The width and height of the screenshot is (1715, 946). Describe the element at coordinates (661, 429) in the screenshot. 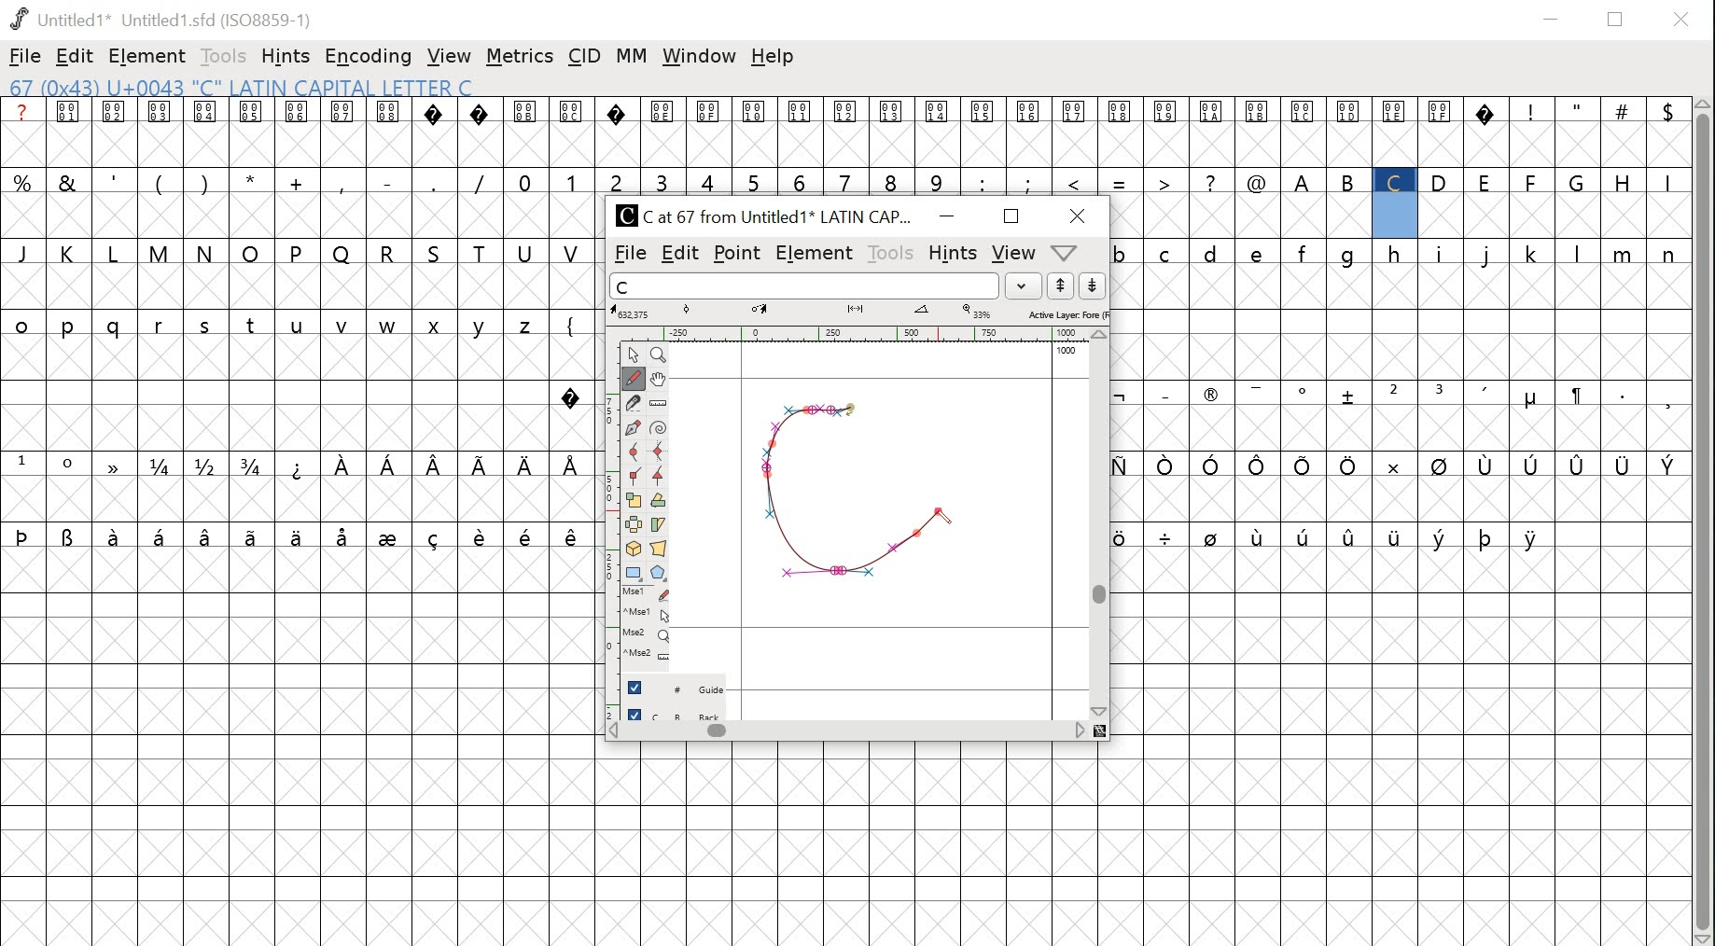

I see `spiro` at that location.